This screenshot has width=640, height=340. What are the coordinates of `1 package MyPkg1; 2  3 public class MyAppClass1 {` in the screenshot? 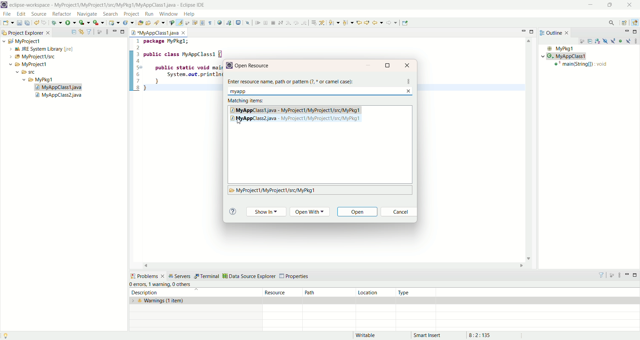 It's located at (176, 47).